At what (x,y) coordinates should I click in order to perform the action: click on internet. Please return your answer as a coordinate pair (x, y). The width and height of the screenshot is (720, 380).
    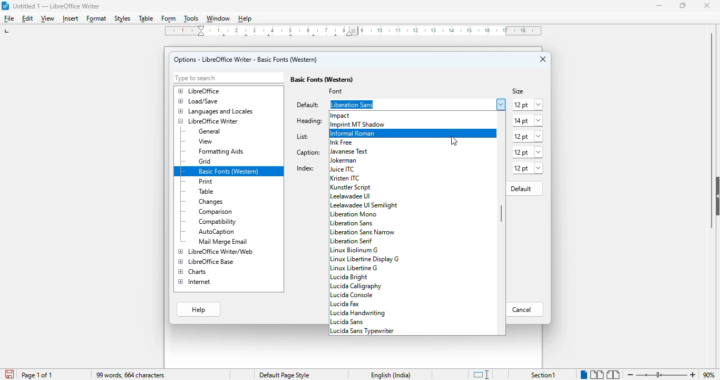
    Looking at the image, I should click on (194, 281).